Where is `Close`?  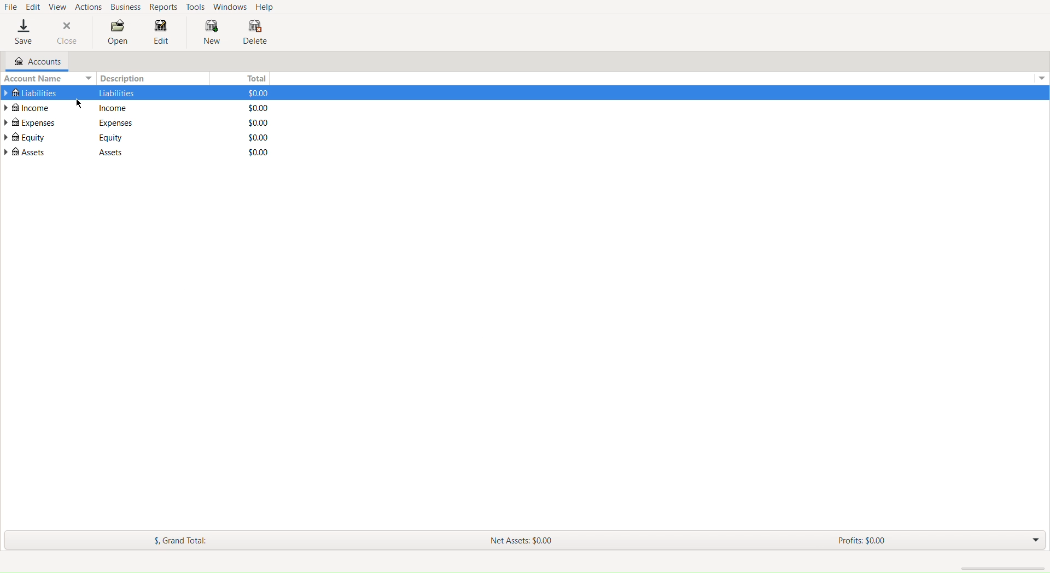 Close is located at coordinates (65, 33).